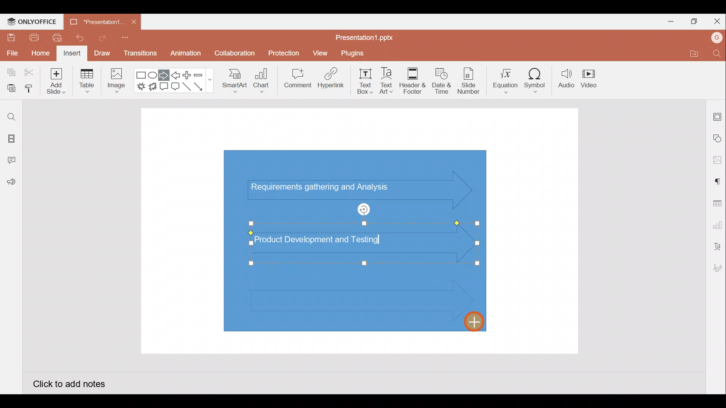 Image resolution: width=726 pixels, height=408 pixels. I want to click on Quick print, so click(55, 38).